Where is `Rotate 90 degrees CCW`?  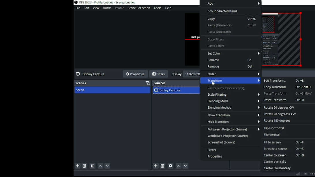 Rotate 90 degrees CCW is located at coordinates (281, 114).